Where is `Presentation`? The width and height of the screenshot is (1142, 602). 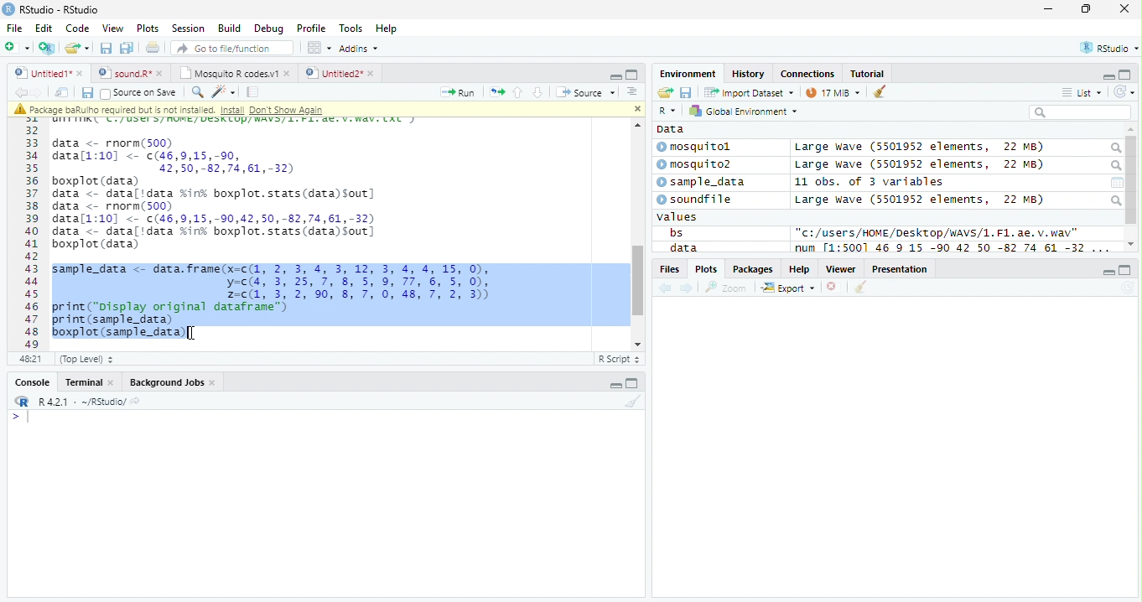
Presentation is located at coordinates (900, 268).